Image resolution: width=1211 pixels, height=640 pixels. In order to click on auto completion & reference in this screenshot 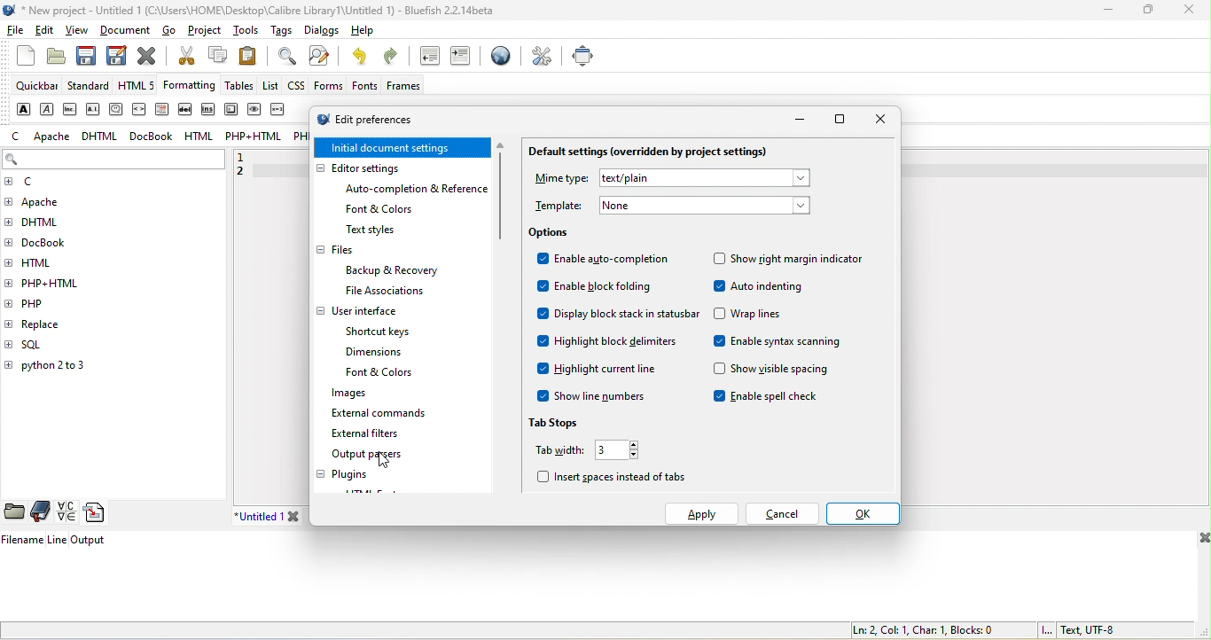, I will do `click(420, 189)`.